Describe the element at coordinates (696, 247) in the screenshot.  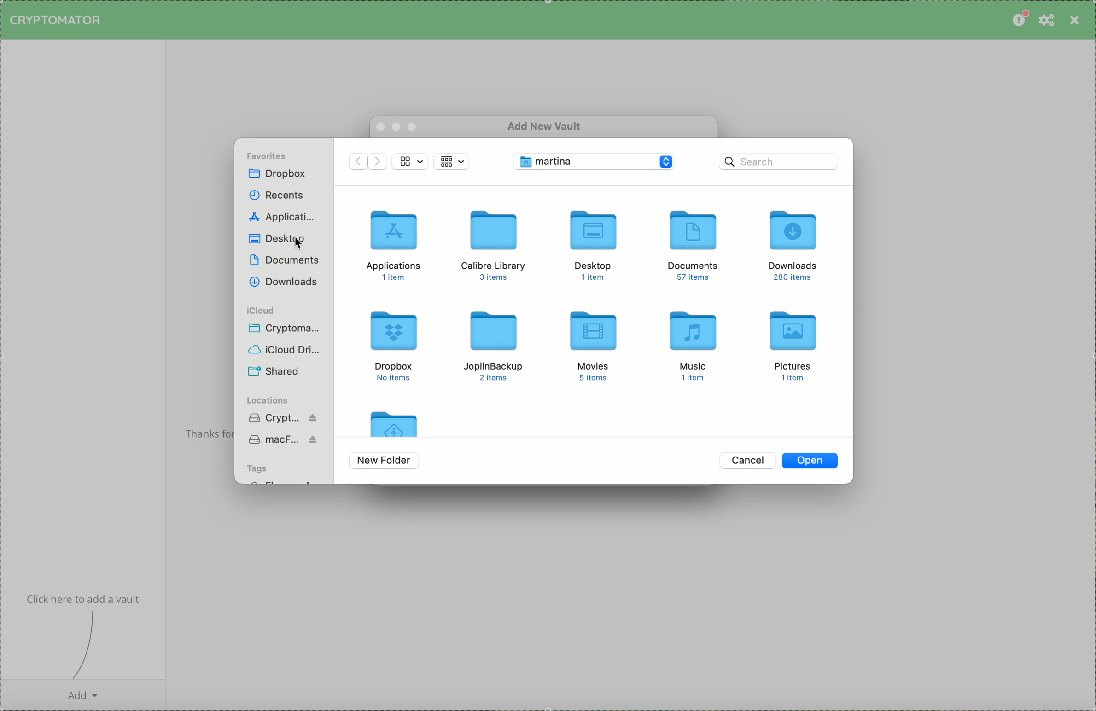
I see `documents` at that location.